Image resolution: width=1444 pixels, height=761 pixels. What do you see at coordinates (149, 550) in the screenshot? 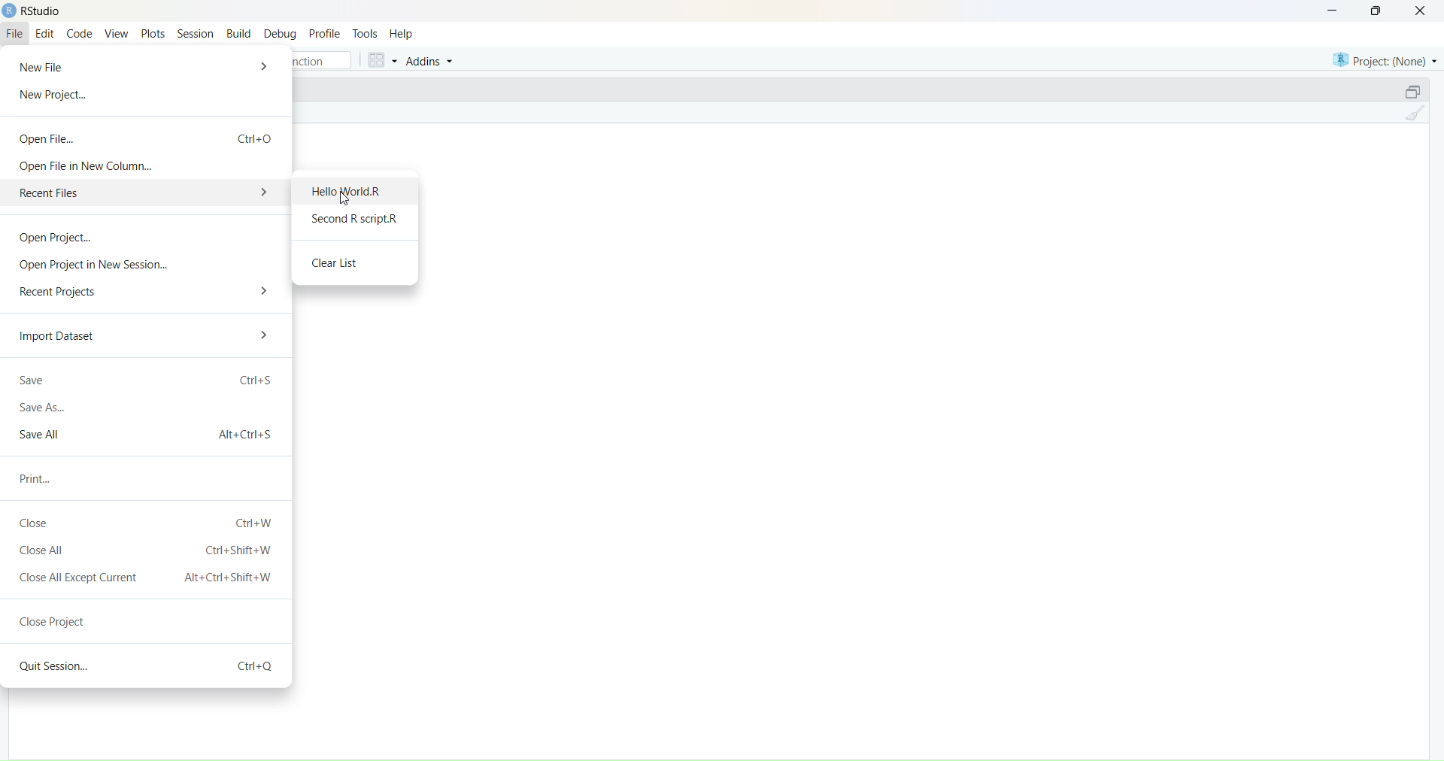
I see `Close All Ctrl+Shift+W` at bounding box center [149, 550].